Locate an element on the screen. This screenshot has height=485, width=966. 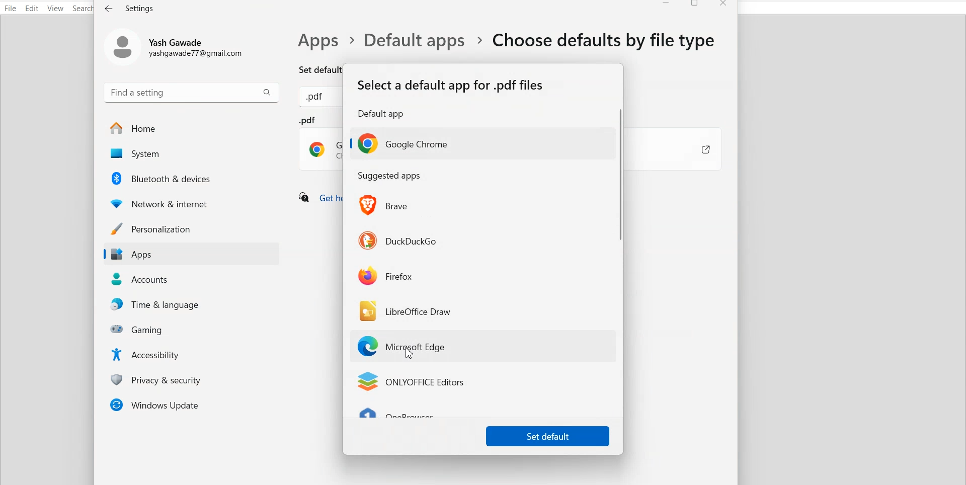
Text is located at coordinates (504, 49).